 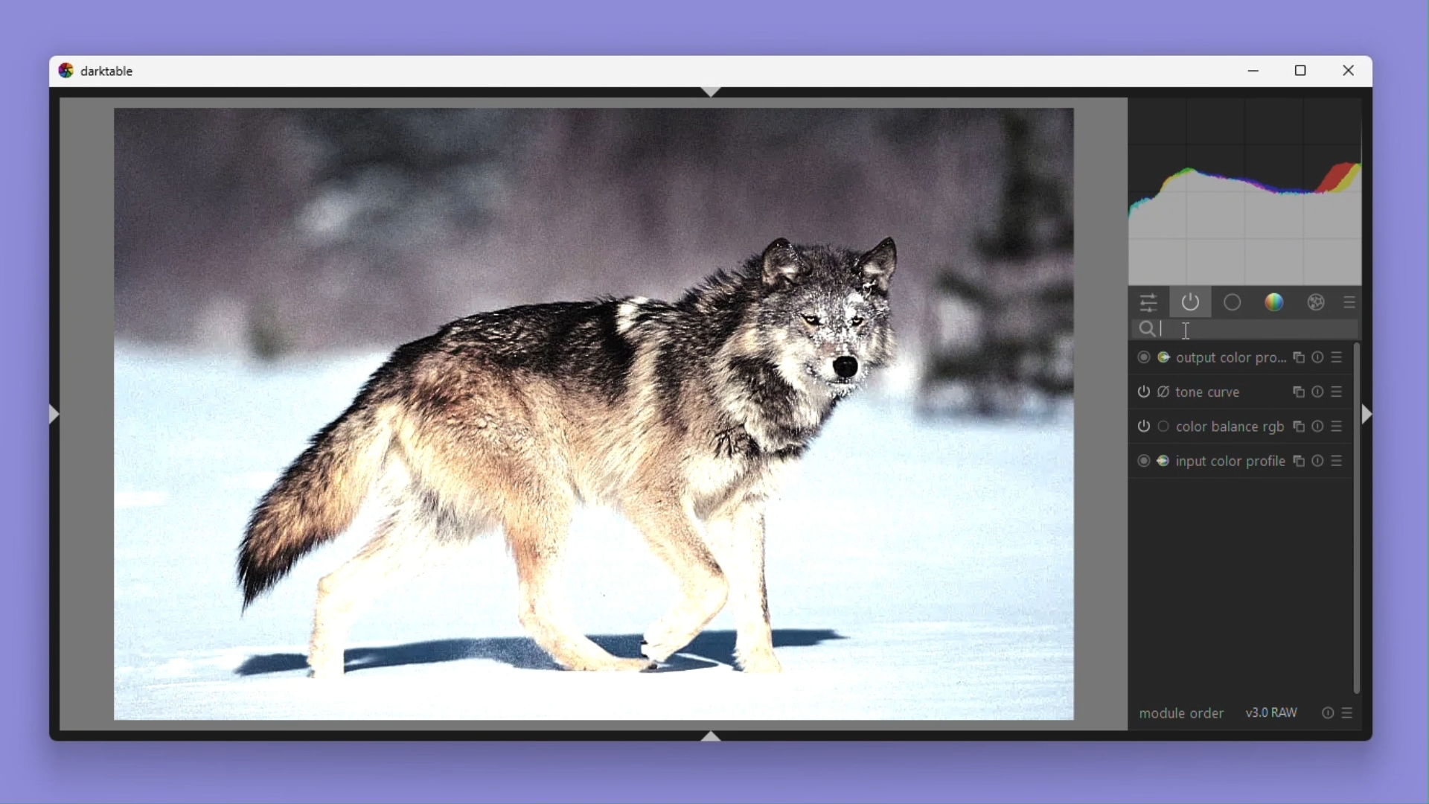 I want to click on shift+ctrl+b, so click(x=714, y=736).